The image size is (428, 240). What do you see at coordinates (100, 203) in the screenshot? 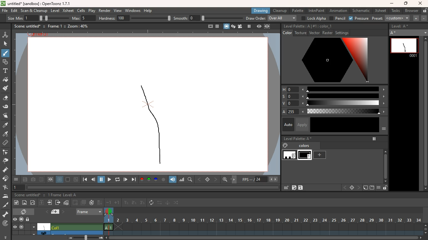
I see `down` at bounding box center [100, 203].